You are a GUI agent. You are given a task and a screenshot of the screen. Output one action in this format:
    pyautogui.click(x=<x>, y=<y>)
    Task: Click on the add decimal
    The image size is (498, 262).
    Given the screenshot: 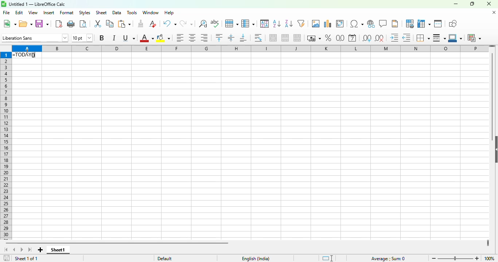 What is the action you would take?
    pyautogui.click(x=367, y=38)
    